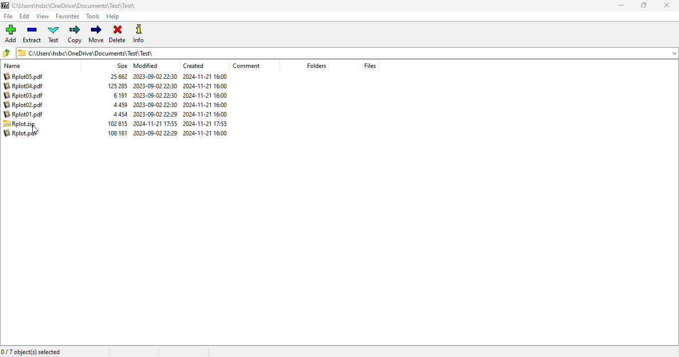 This screenshot has height=357, width=679. Describe the element at coordinates (15, 66) in the screenshot. I see `name` at that location.